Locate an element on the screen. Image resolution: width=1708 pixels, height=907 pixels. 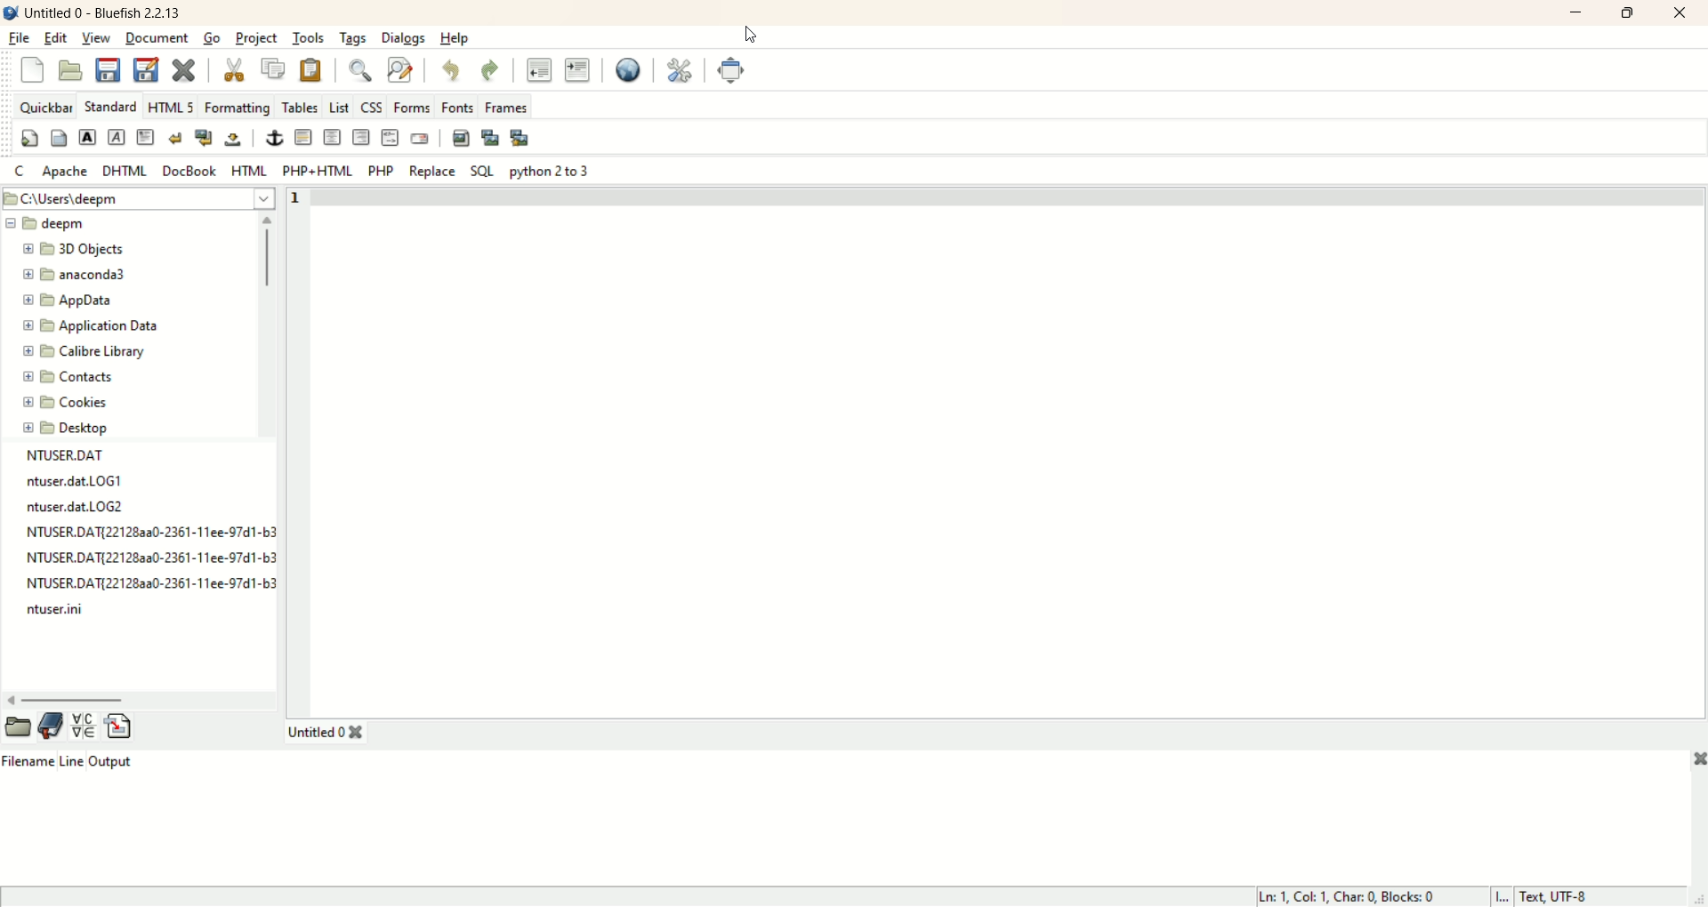
save current file is located at coordinates (111, 69).